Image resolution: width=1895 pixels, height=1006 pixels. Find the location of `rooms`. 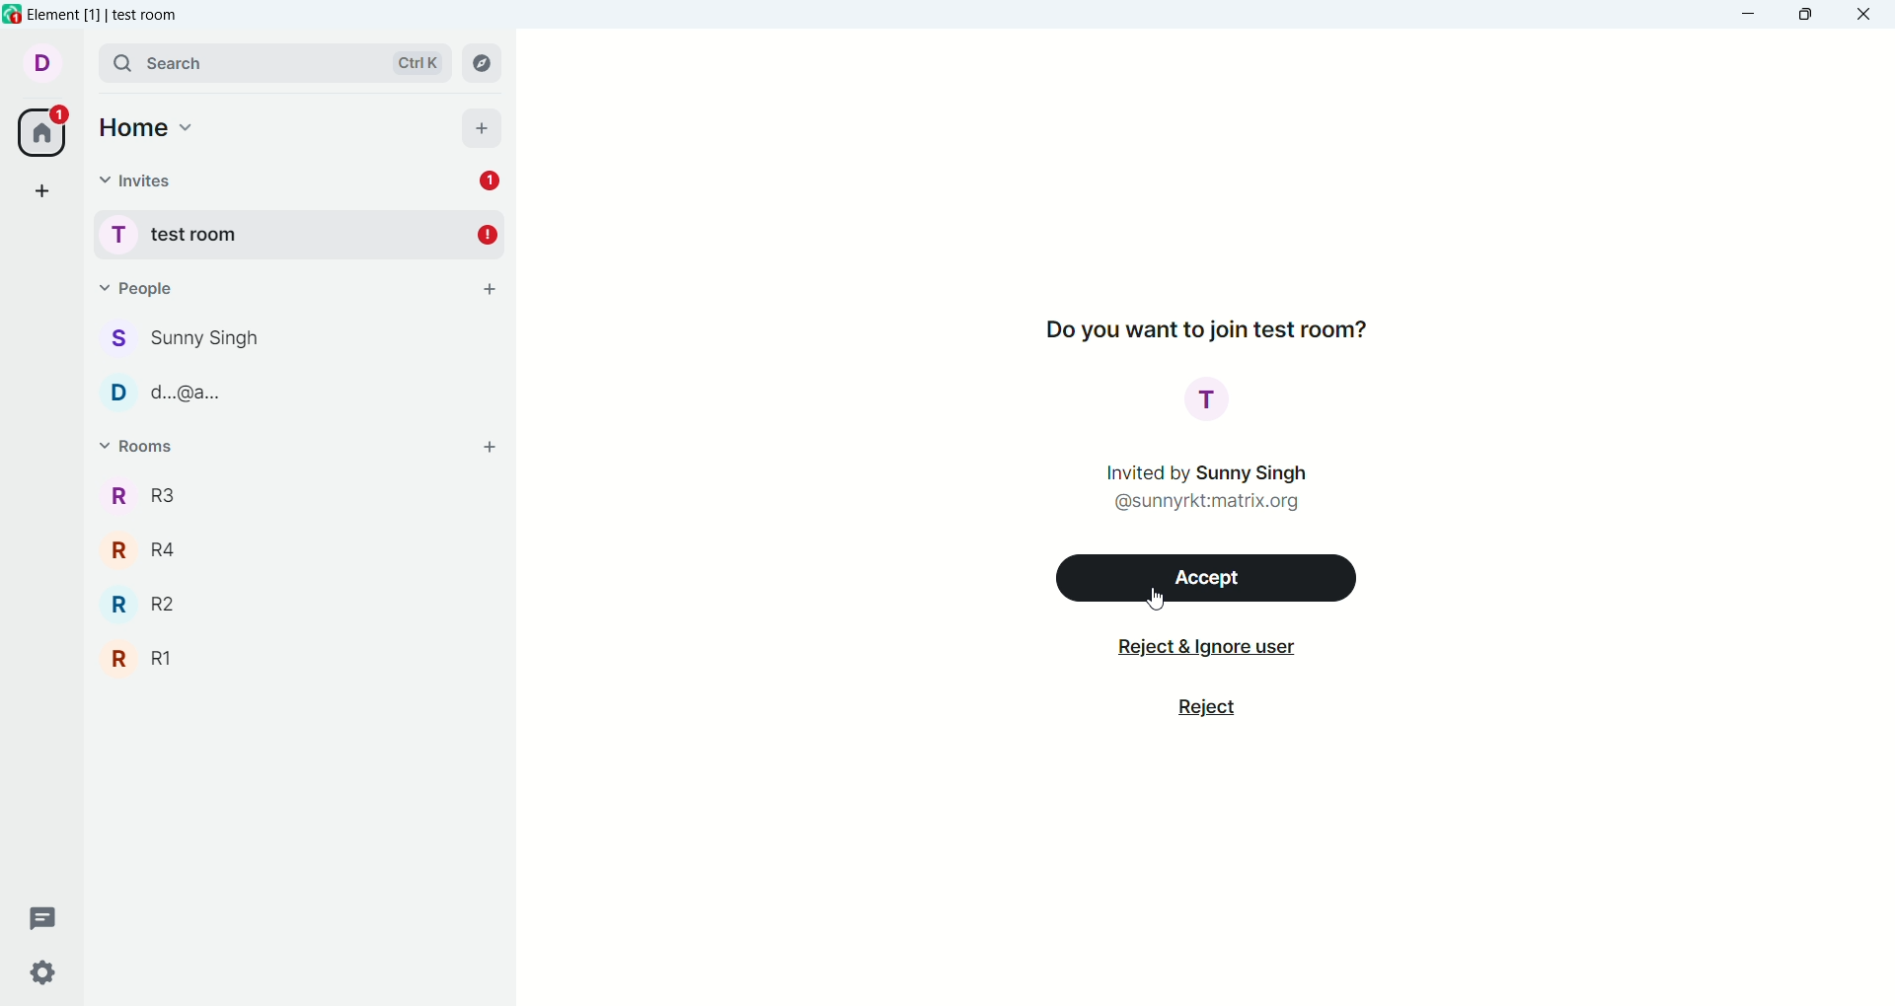

rooms is located at coordinates (135, 446).